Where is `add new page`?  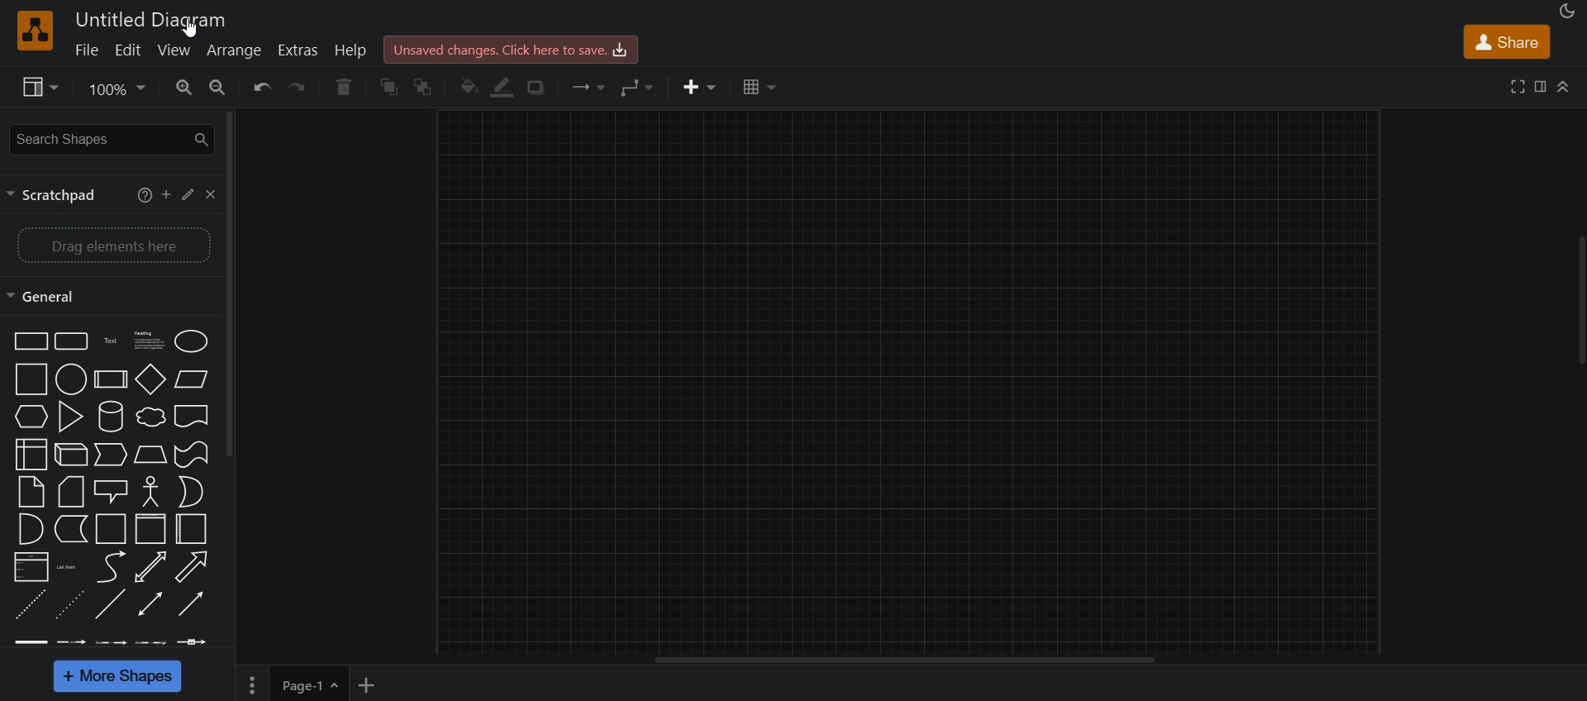
add new page is located at coordinates (372, 683).